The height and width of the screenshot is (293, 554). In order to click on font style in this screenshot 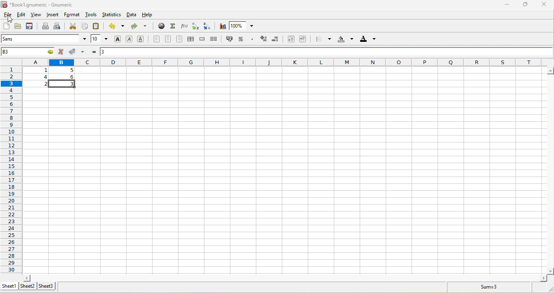, I will do `click(44, 39)`.